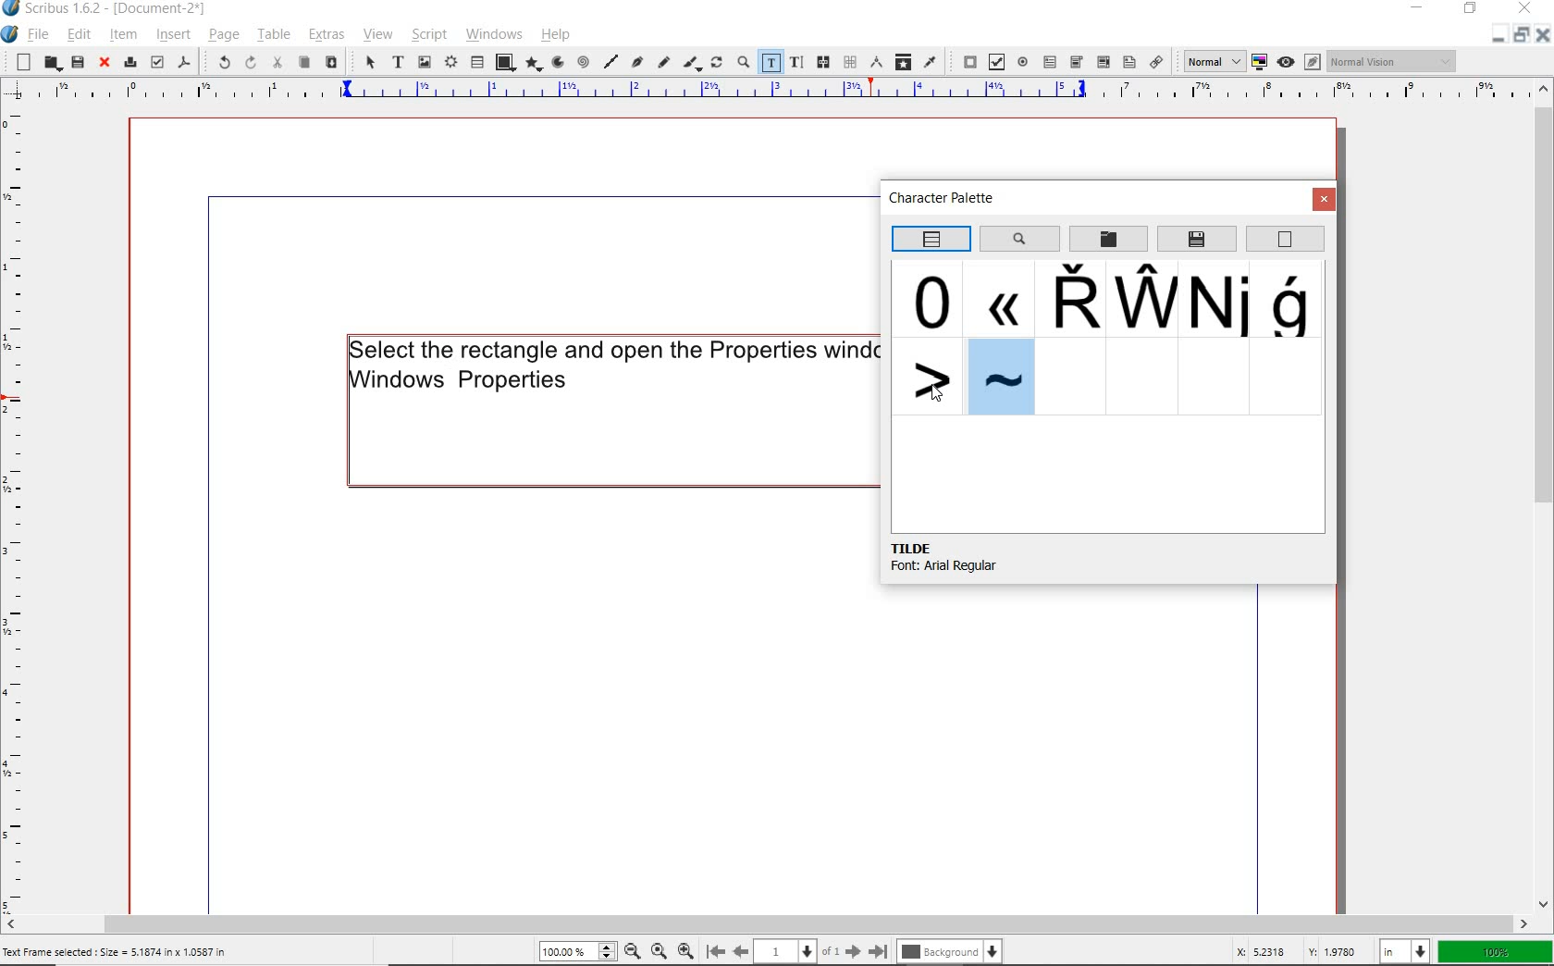  What do you see at coordinates (1406, 951) in the screenshot?
I see `select unit` at bounding box center [1406, 951].